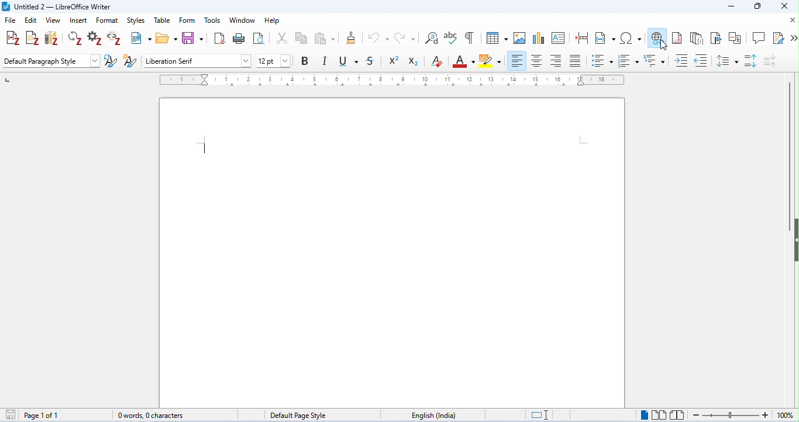 The height and width of the screenshot is (422, 799). I want to click on insert special characters, so click(631, 37).